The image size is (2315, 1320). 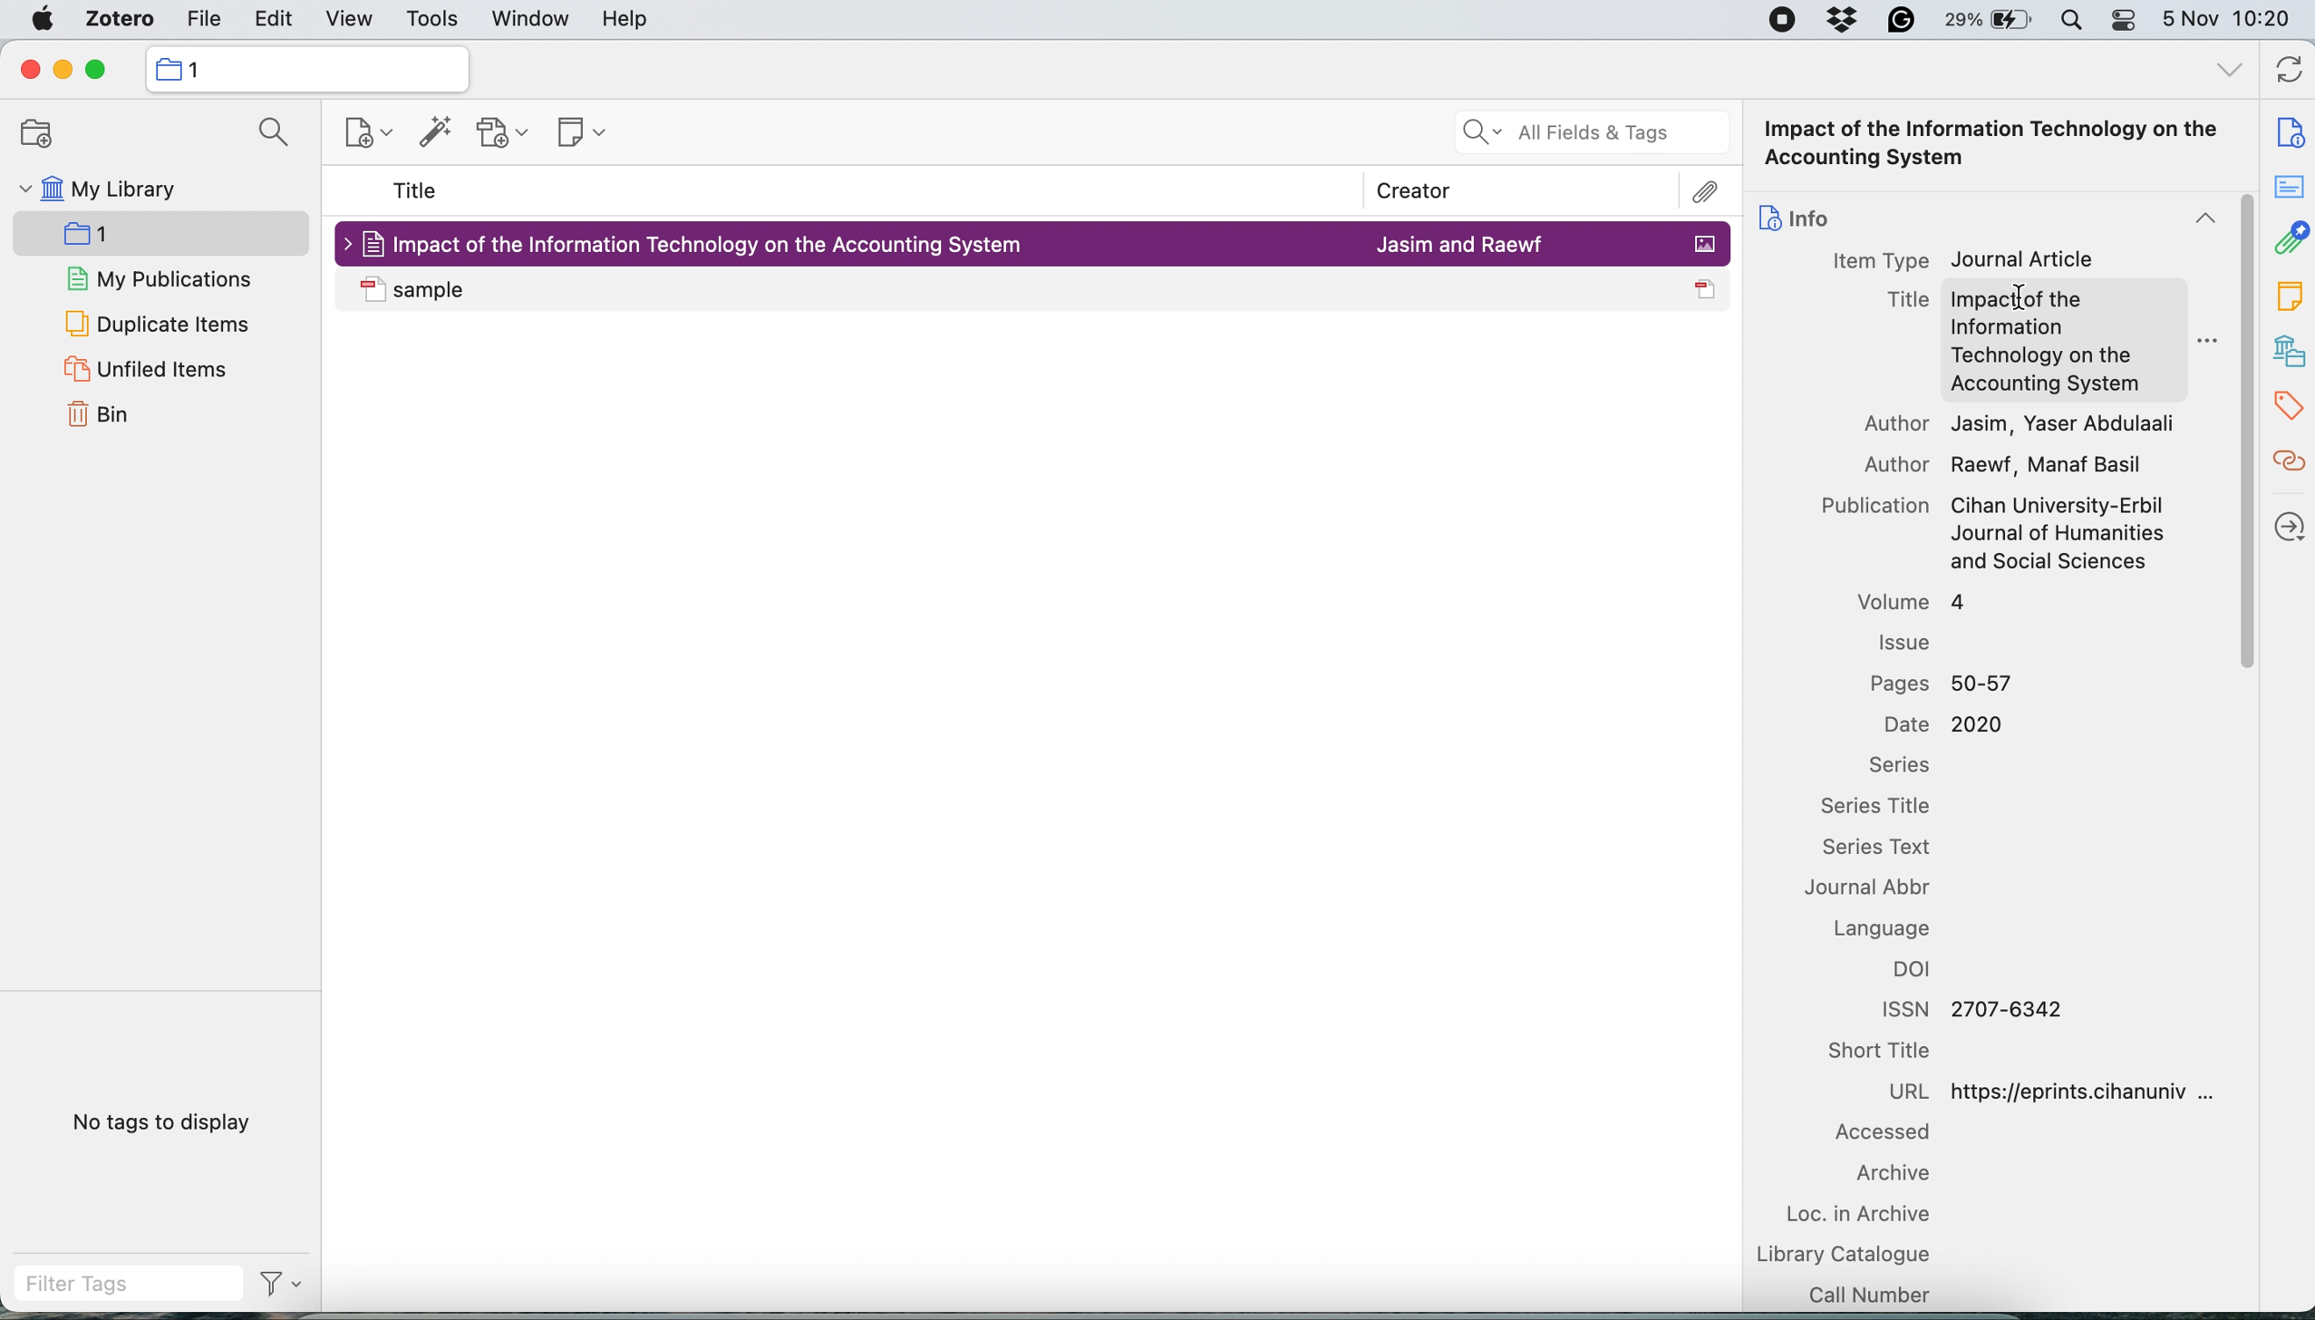 What do you see at coordinates (2289, 239) in the screenshot?
I see `attachment` at bounding box center [2289, 239].